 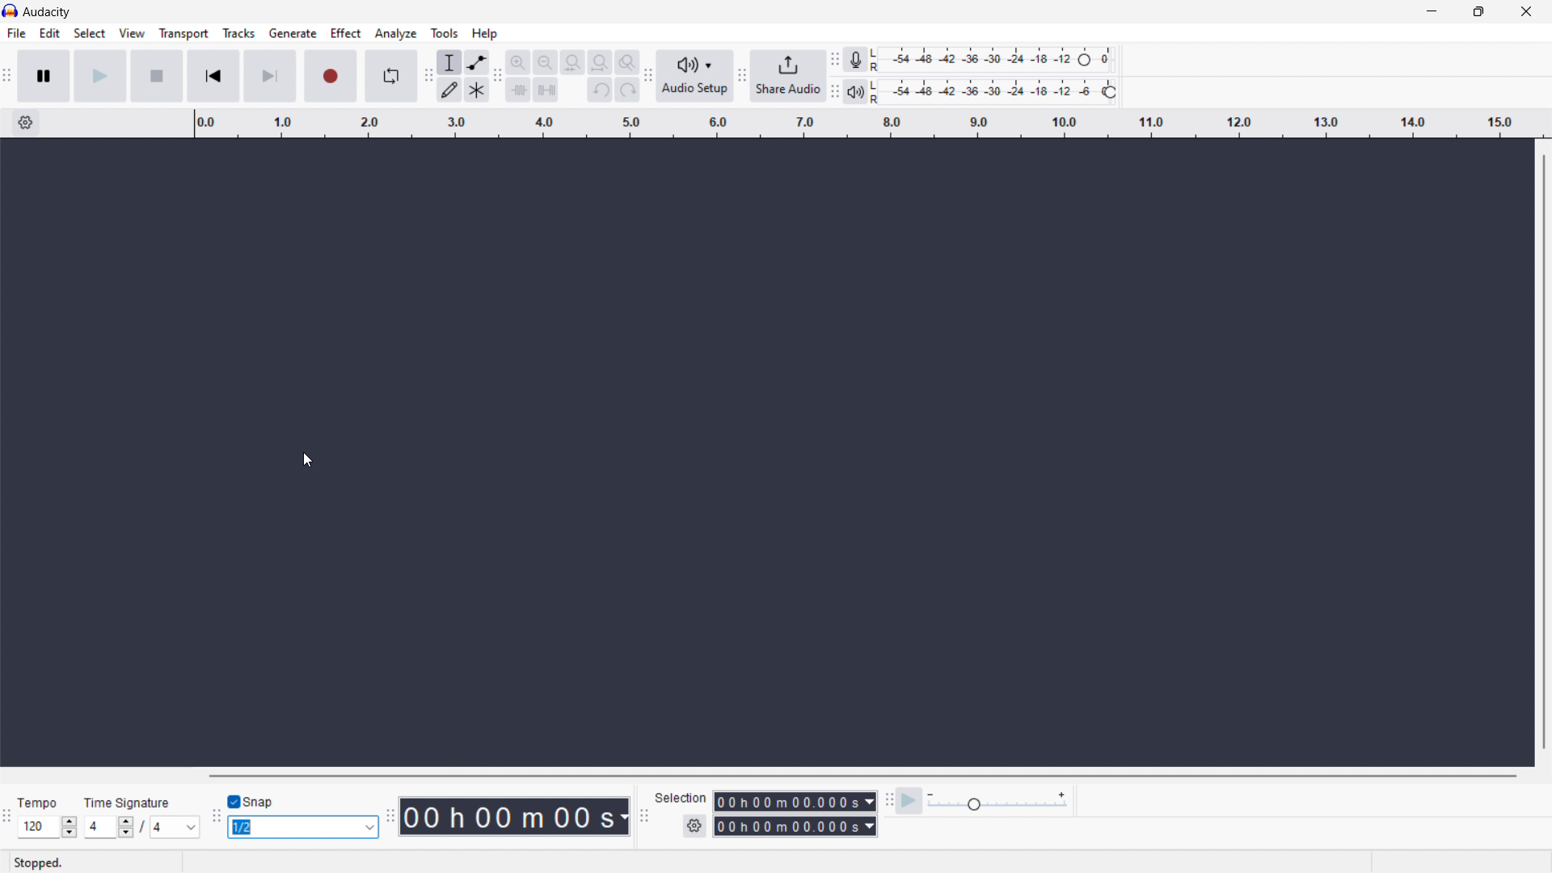 What do you see at coordinates (293, 34) in the screenshot?
I see `generate` at bounding box center [293, 34].